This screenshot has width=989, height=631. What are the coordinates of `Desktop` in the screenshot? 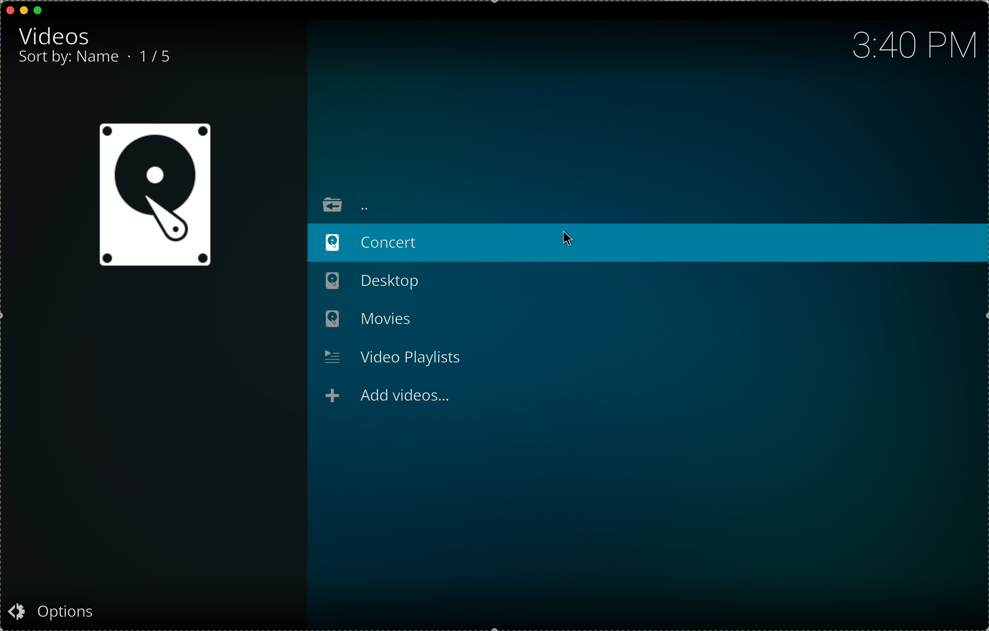 It's located at (379, 282).